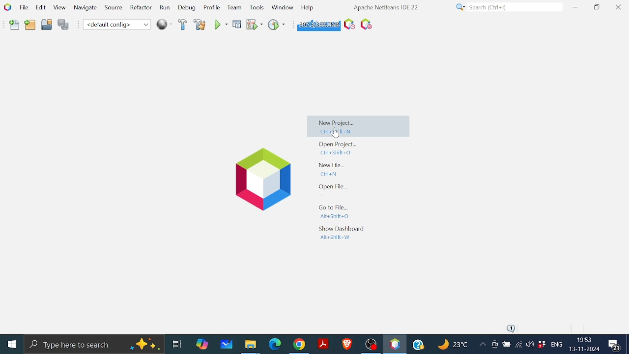 Image resolution: width=629 pixels, height=354 pixels. Describe the element at coordinates (346, 344) in the screenshot. I see `Brave Browser` at that location.